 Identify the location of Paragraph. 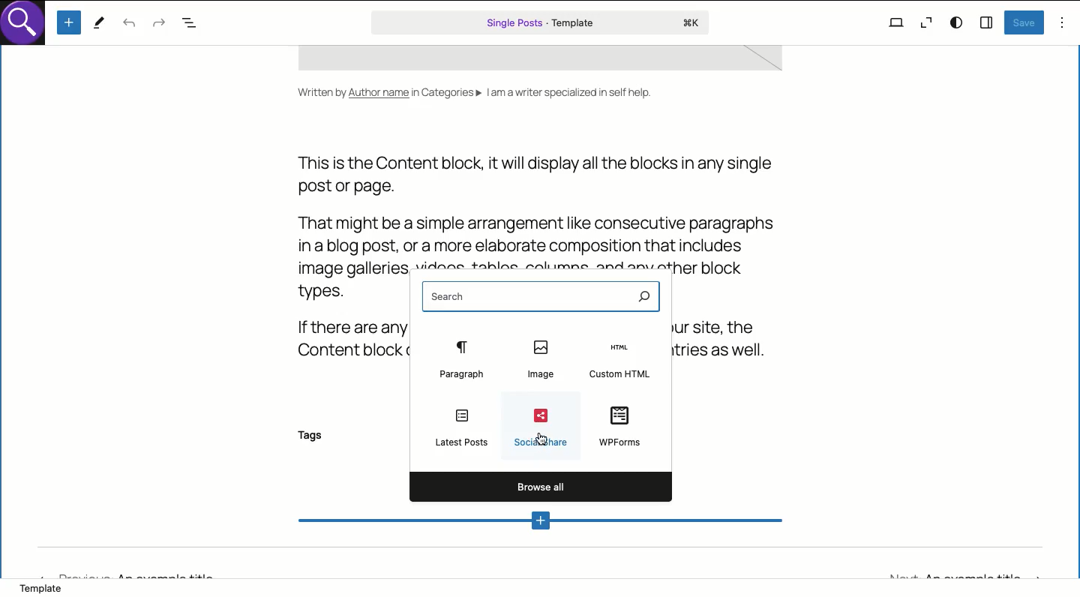
(463, 361).